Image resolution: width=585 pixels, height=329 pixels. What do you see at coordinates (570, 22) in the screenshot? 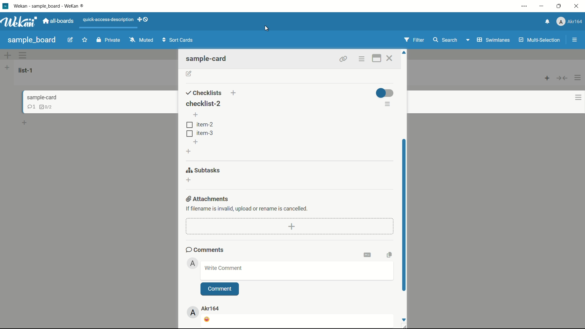
I see `profile` at bounding box center [570, 22].